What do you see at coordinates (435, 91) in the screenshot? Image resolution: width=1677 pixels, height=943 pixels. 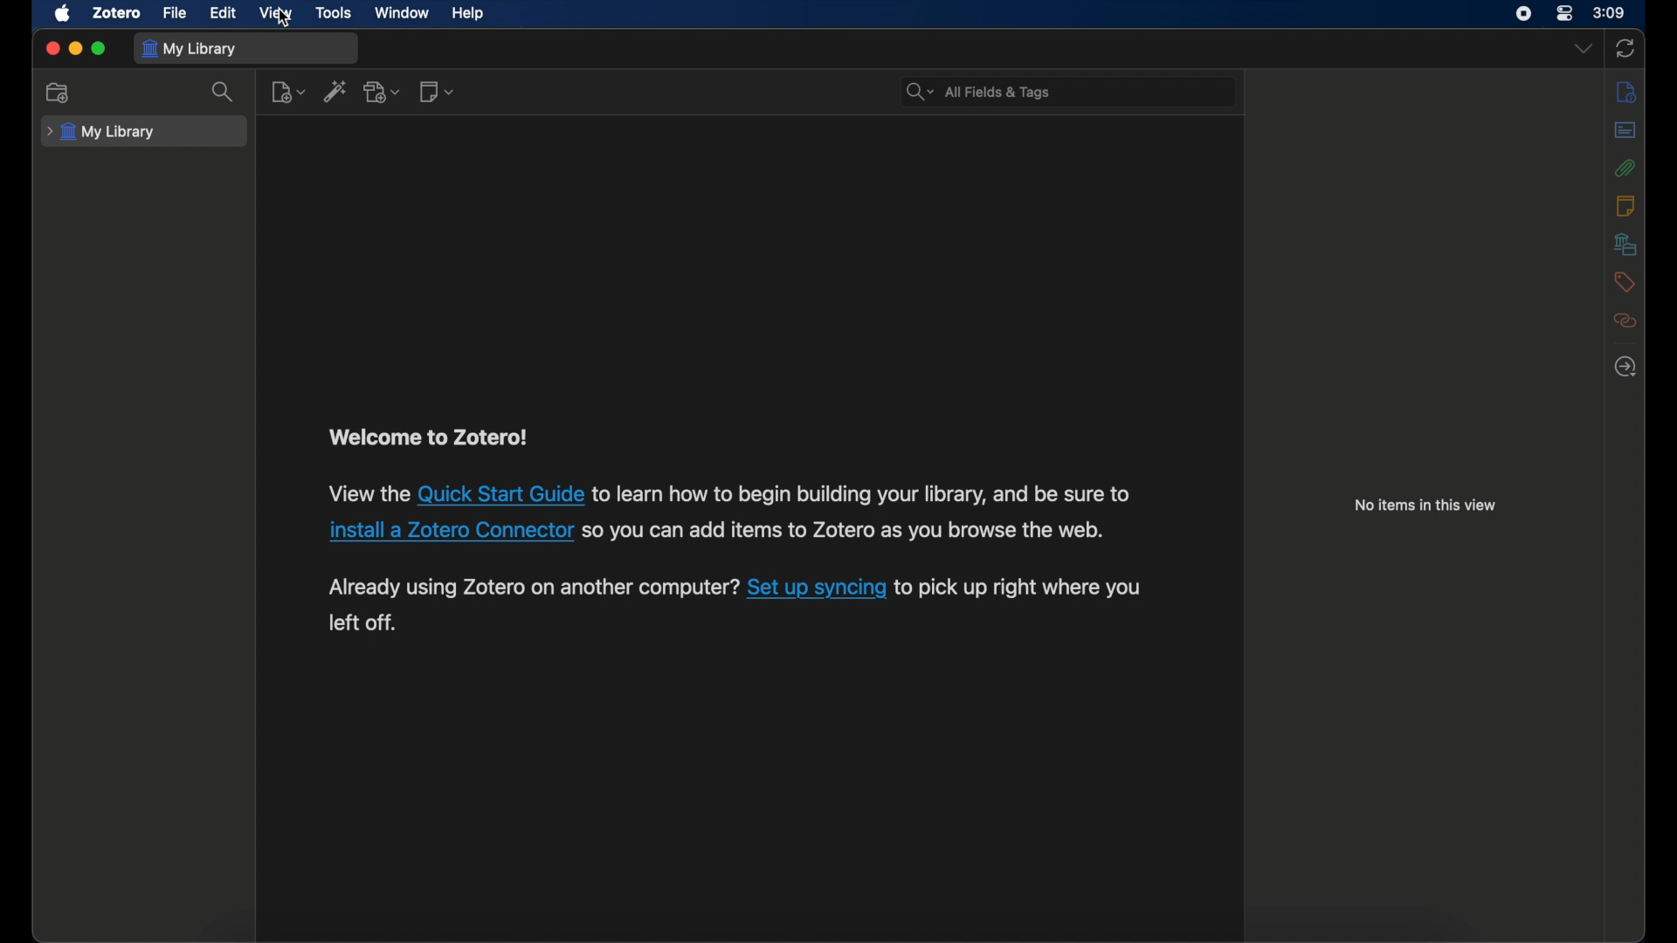 I see `new note` at bounding box center [435, 91].